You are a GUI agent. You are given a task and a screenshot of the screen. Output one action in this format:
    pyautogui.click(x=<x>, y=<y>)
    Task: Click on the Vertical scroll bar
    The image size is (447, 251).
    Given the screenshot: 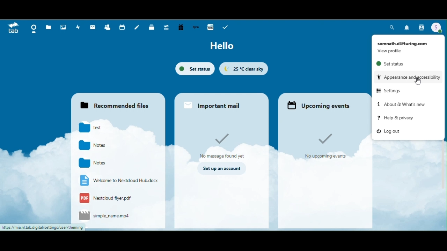 What is the action you would take?
    pyautogui.click(x=444, y=89)
    